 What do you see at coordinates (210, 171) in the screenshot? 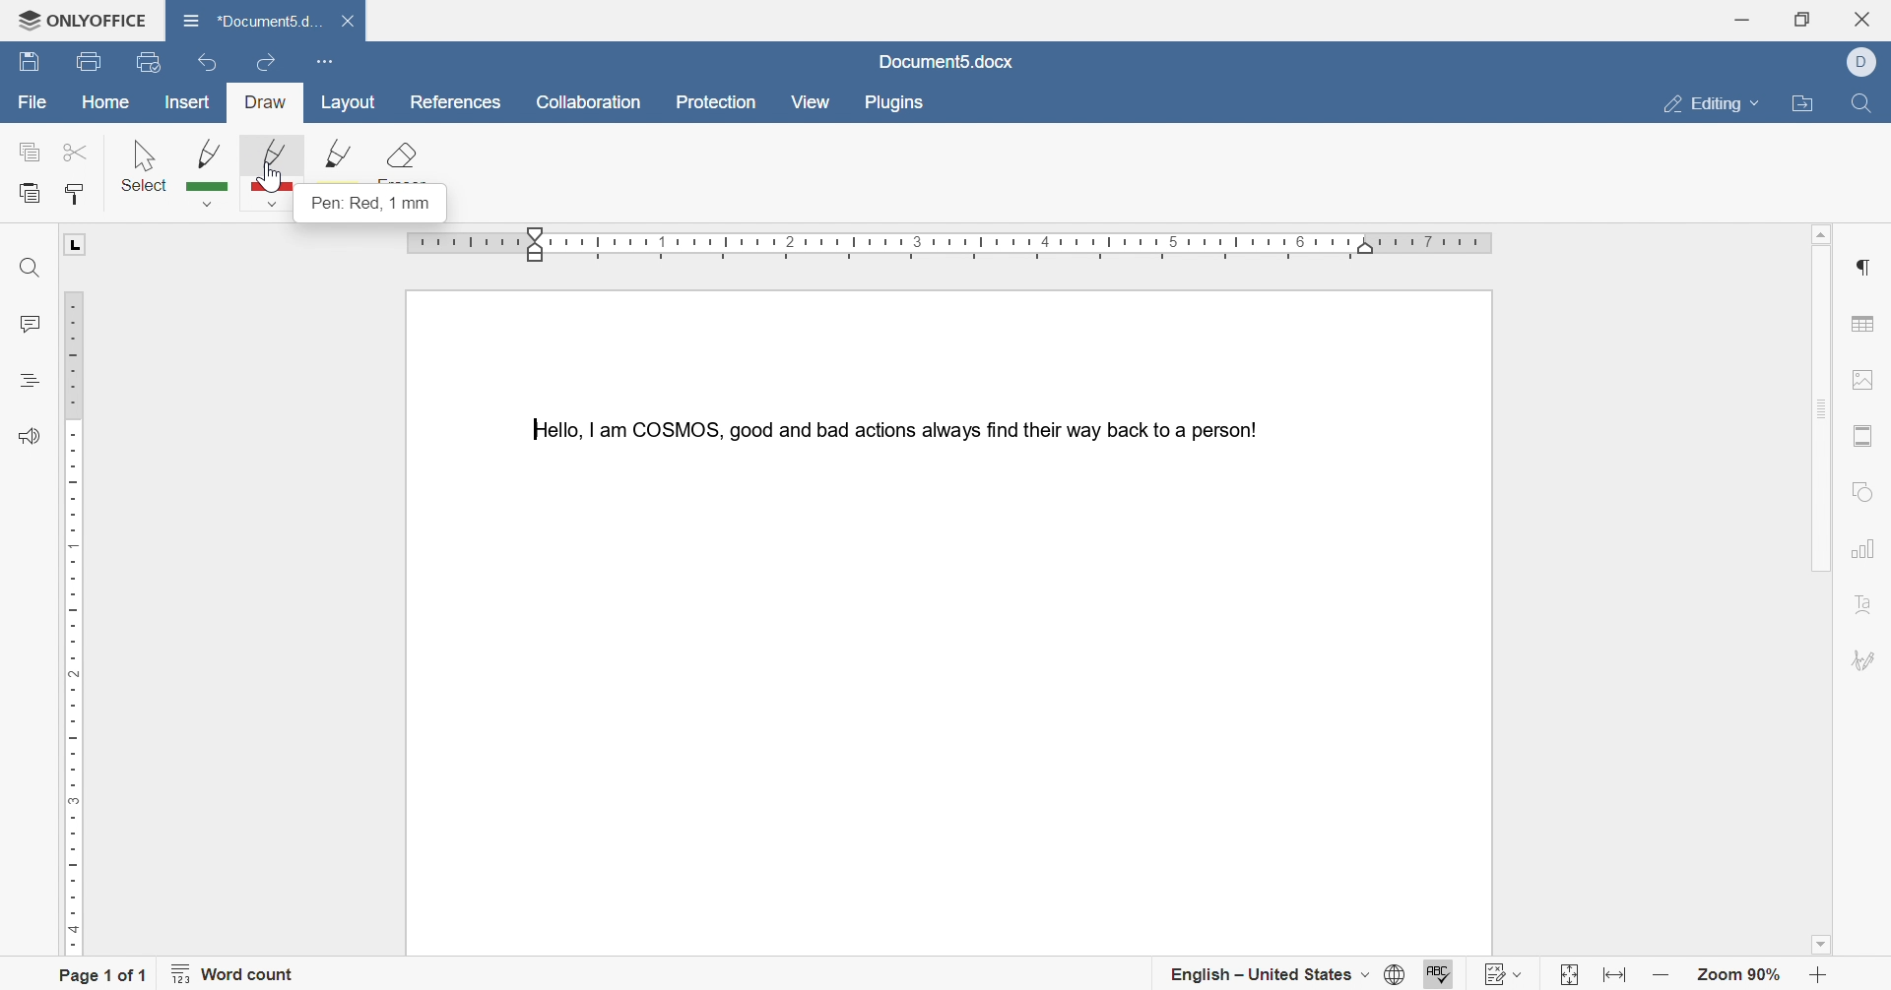
I see `green pen ` at bounding box center [210, 171].